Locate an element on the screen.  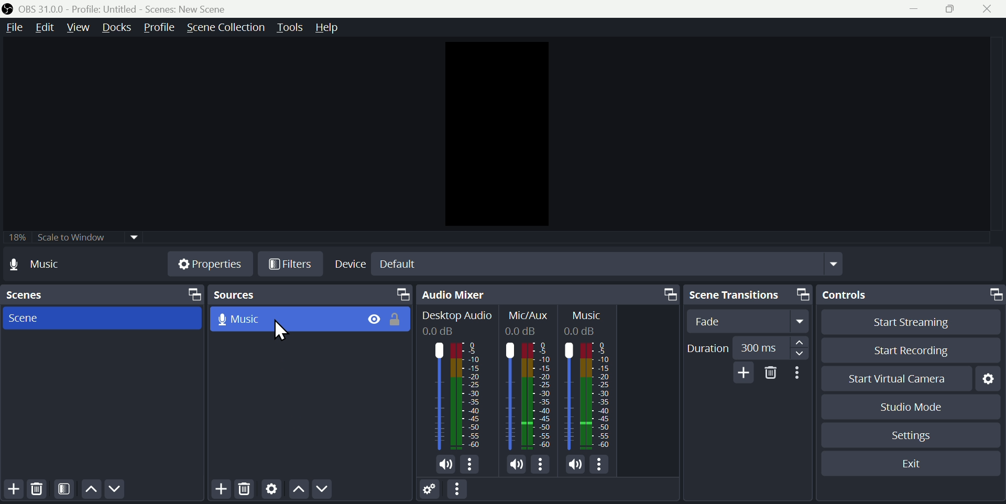
Settings is located at coordinates (271, 491).